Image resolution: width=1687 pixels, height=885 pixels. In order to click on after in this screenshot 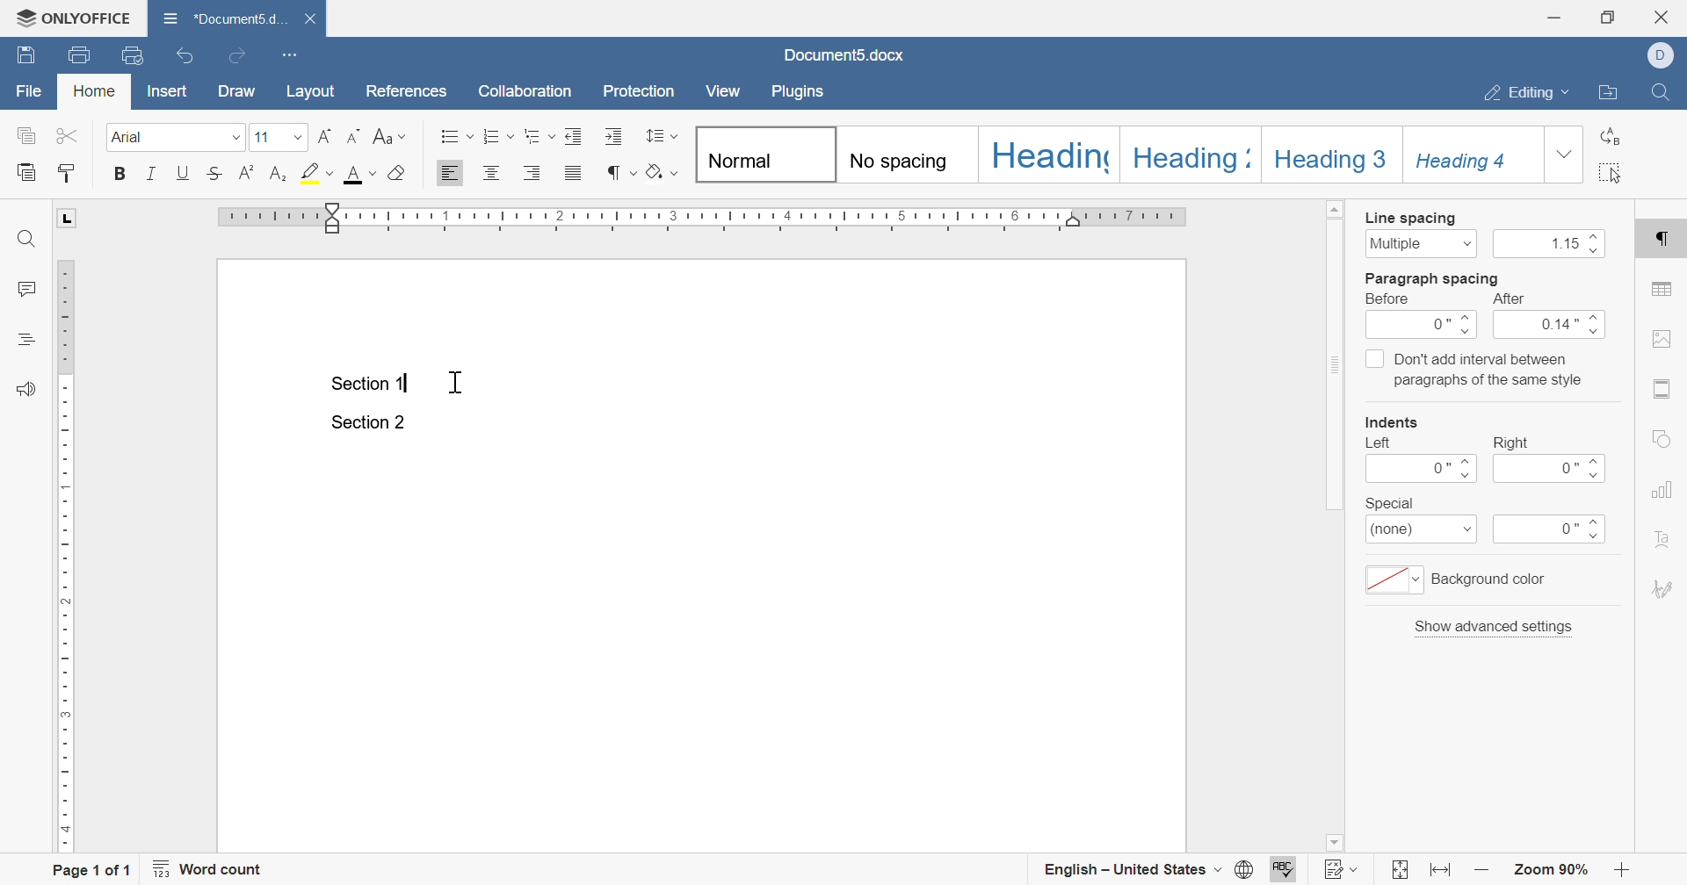, I will do `click(1507, 299)`.